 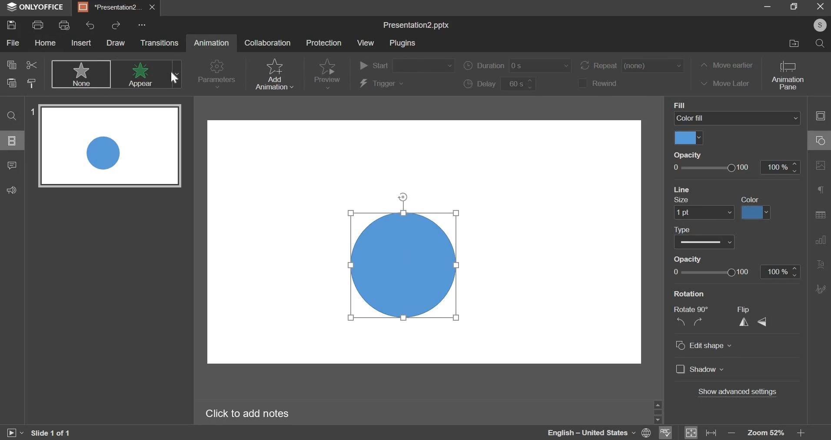 I want to click on parameters, so click(x=216, y=75).